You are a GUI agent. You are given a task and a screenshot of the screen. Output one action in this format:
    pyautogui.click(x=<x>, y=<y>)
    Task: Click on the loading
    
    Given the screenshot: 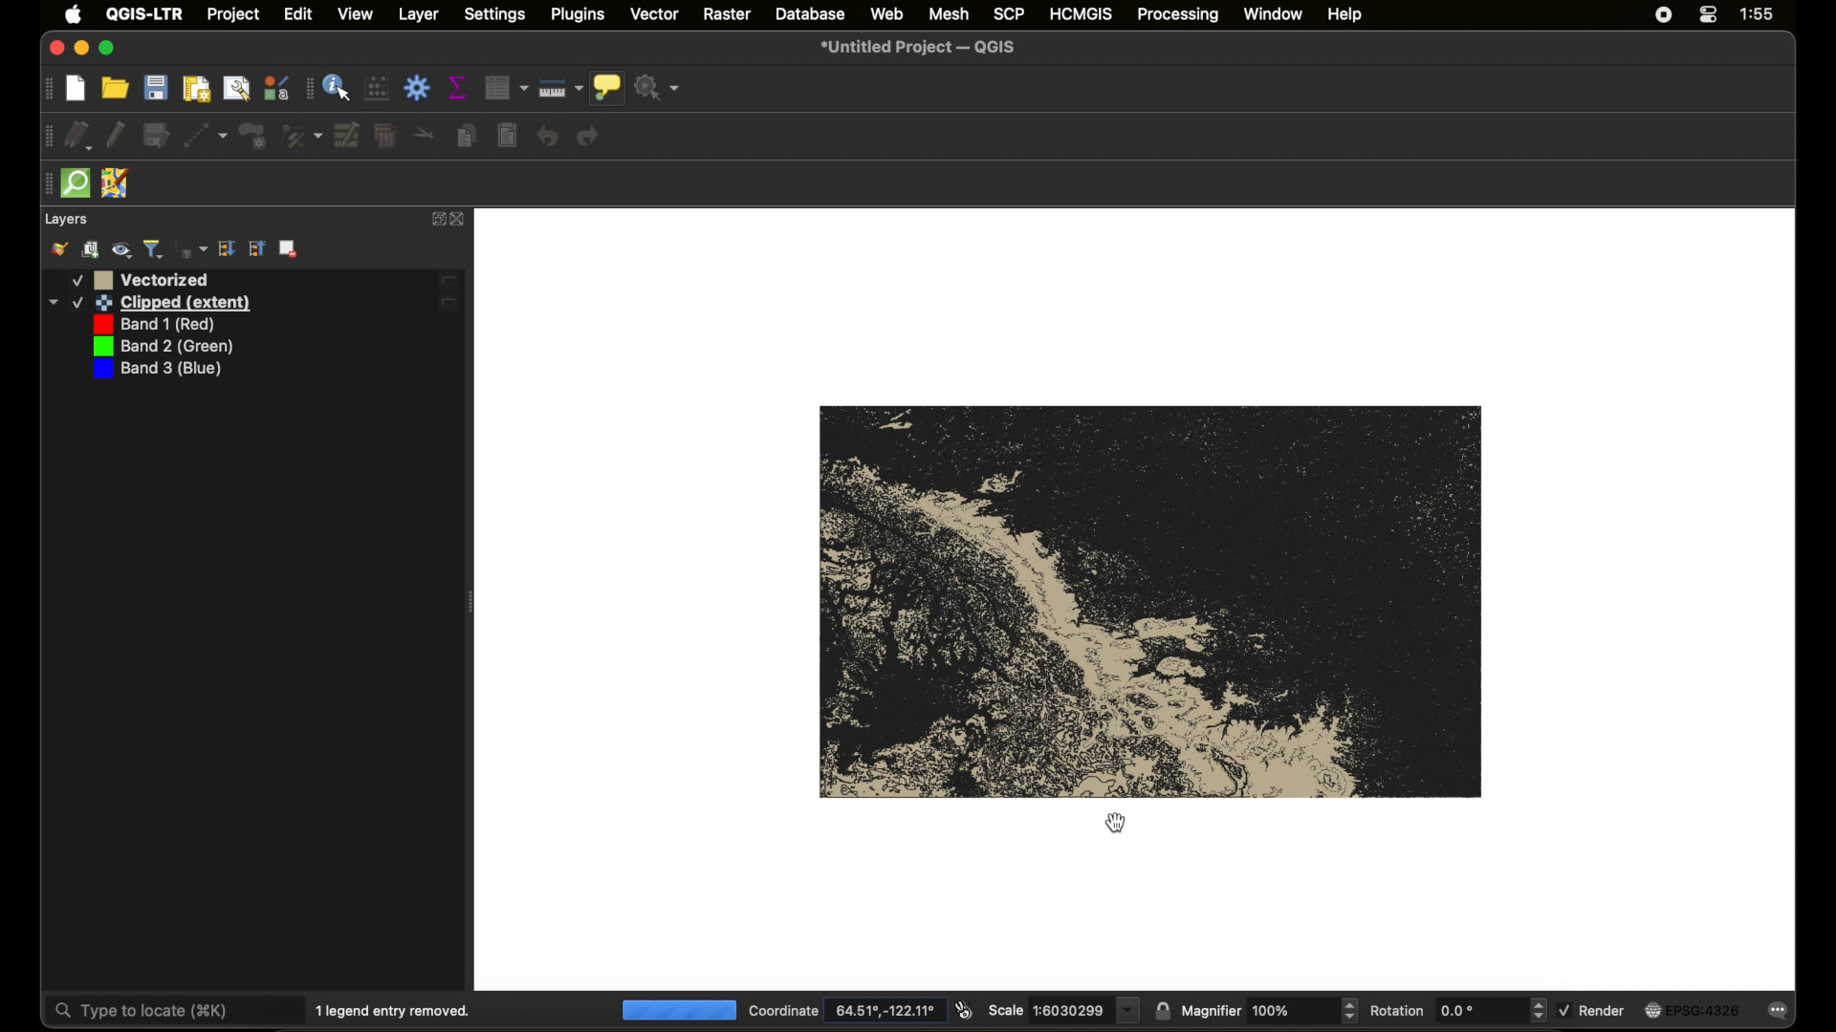 What is the action you would take?
    pyautogui.click(x=680, y=1010)
    